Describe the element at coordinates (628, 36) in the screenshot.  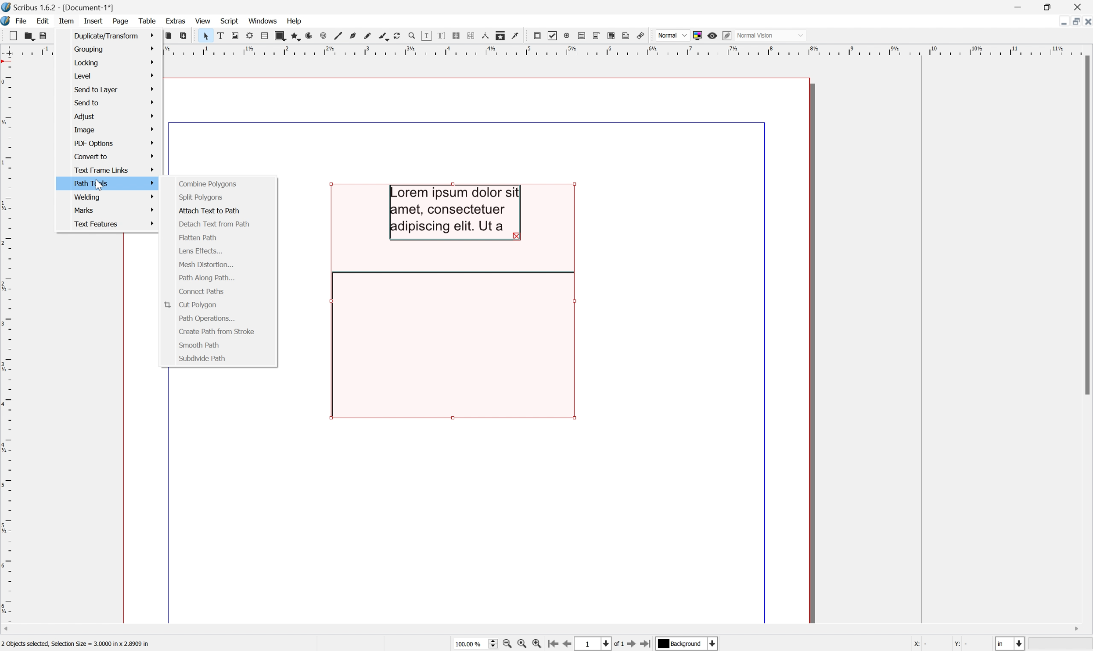
I see `Text annotation` at that location.